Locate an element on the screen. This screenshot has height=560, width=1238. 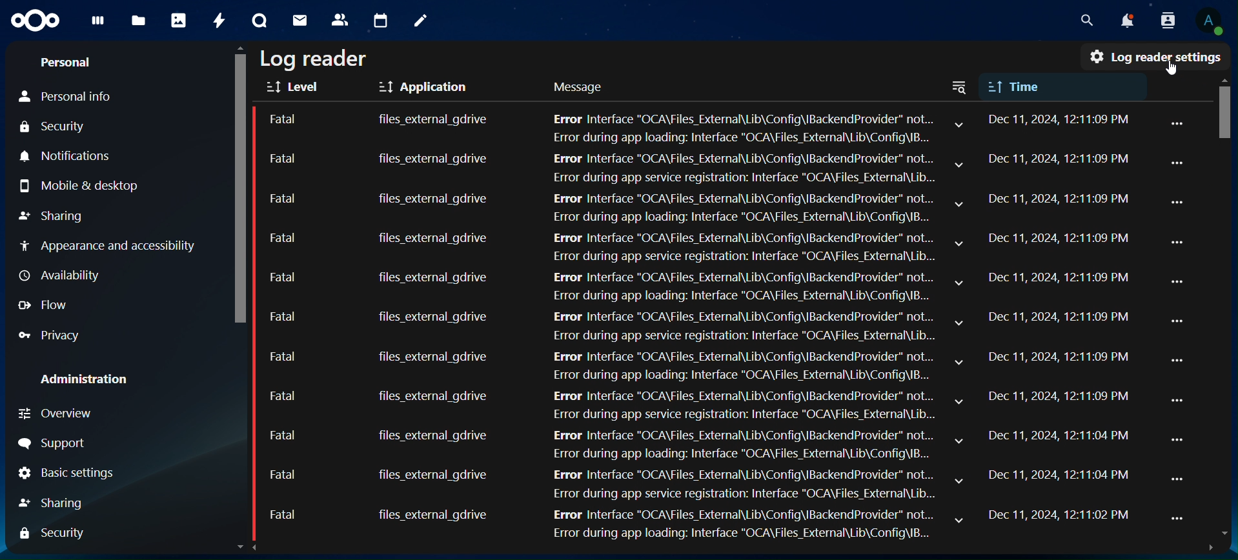
sharing is located at coordinates (54, 213).